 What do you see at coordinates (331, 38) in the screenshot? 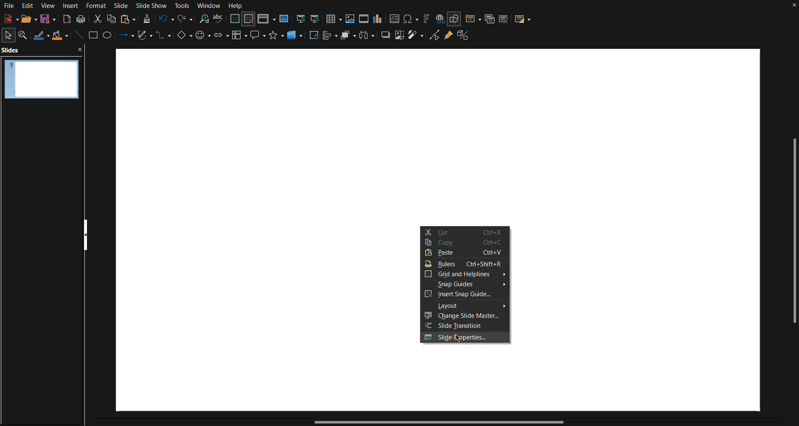
I see `Align Objects` at bounding box center [331, 38].